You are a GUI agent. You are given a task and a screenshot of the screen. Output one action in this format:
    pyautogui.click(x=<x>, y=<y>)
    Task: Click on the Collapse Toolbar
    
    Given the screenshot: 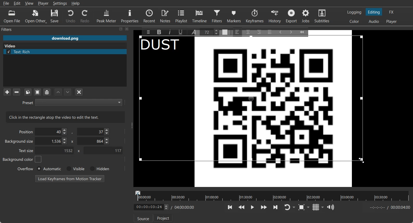 What is the action you would take?
    pyautogui.click(x=304, y=31)
    